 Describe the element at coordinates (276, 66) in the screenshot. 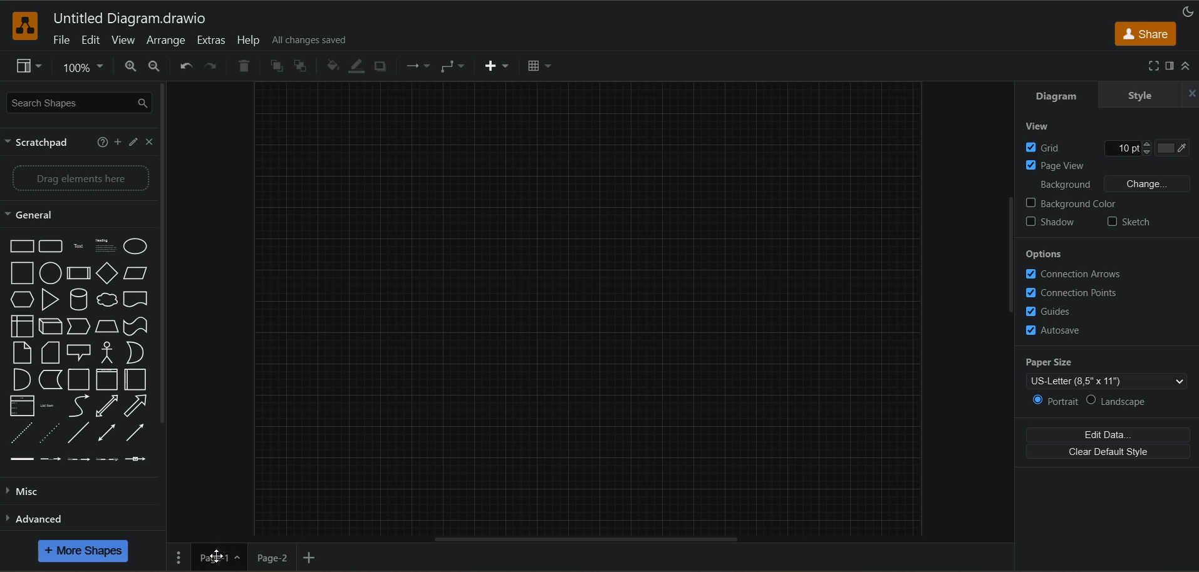

I see `to front` at that location.